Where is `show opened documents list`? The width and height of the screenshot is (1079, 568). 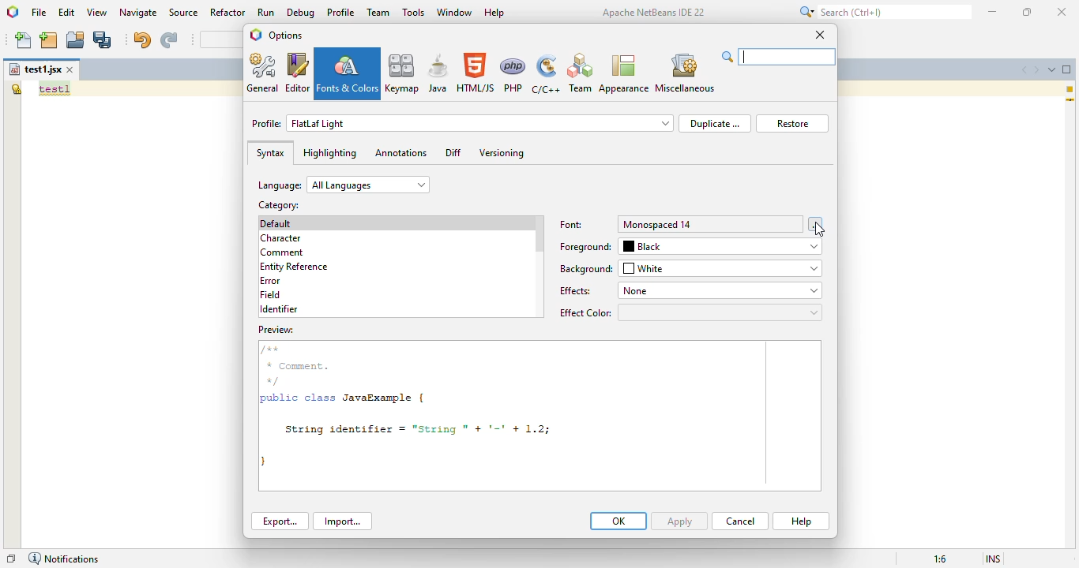 show opened documents list is located at coordinates (1052, 69).